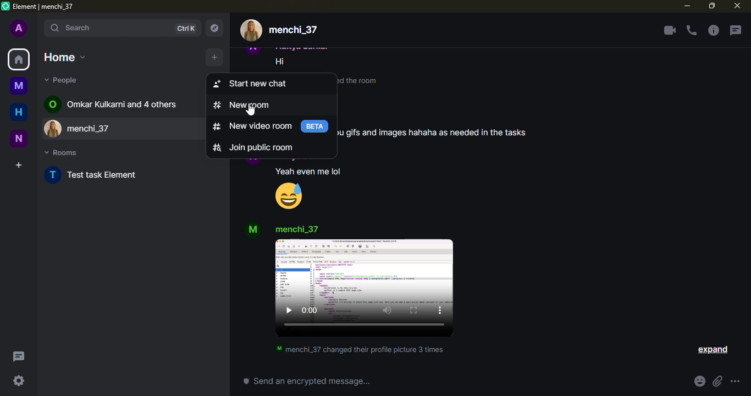 This screenshot has width=751, height=396. Describe the element at coordinates (735, 30) in the screenshot. I see `threads` at that location.